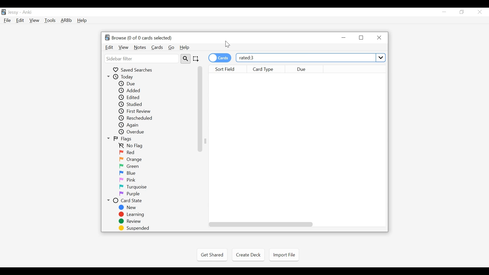 The image size is (489, 275). I want to click on Horizontal Scroll bar, so click(200, 108).